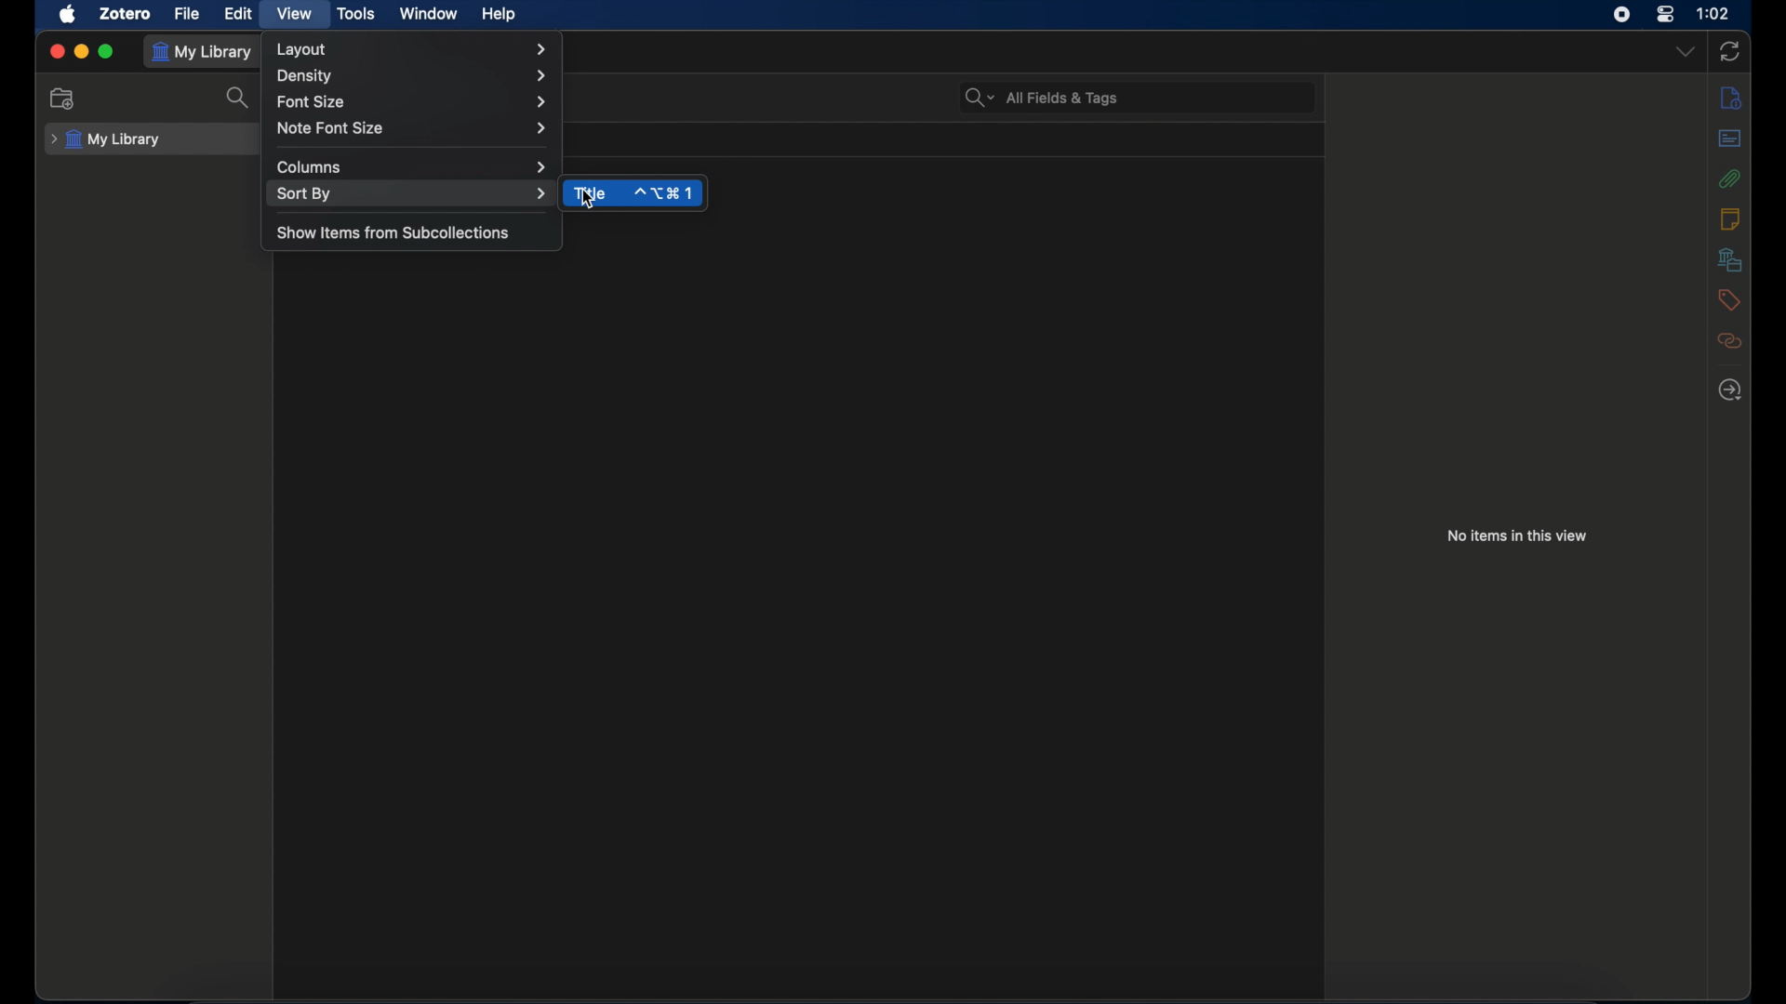 This screenshot has height=1004, width=1786. Describe the element at coordinates (1731, 99) in the screenshot. I see `info` at that location.